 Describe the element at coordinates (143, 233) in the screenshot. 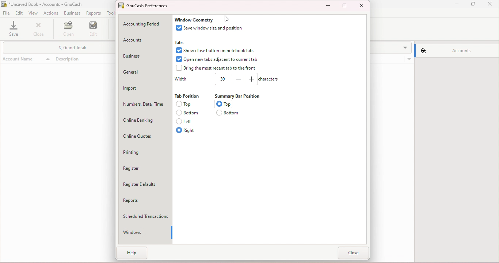

I see `Windows` at that location.